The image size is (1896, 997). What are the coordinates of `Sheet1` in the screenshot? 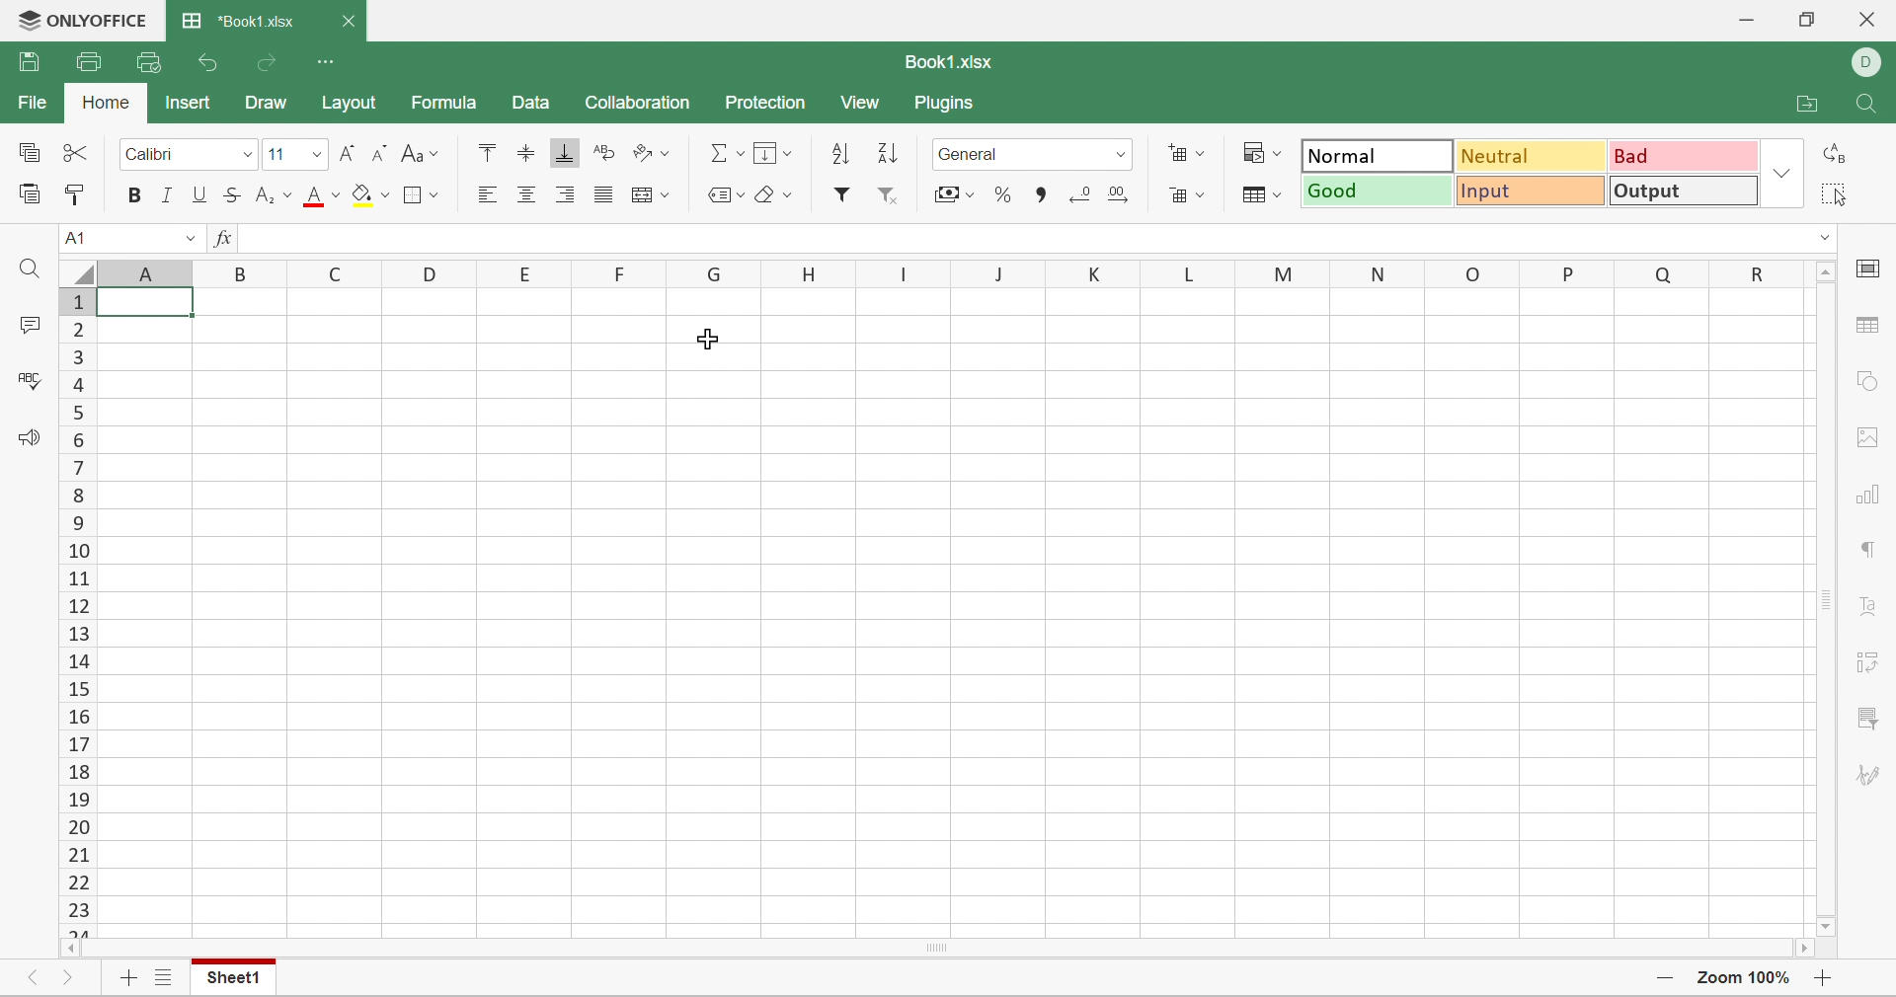 It's located at (236, 984).